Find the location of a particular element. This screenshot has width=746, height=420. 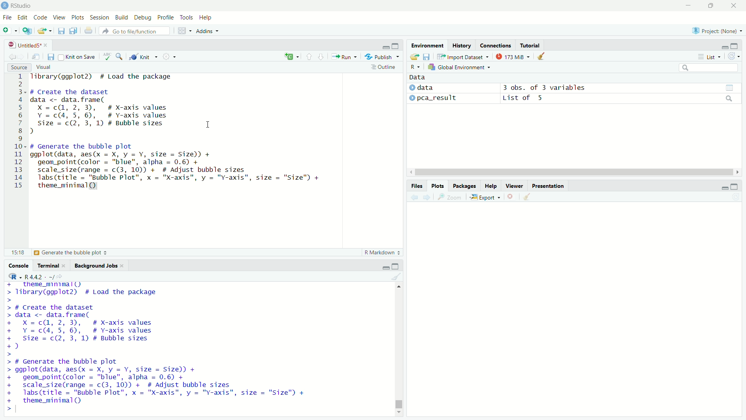

generate the bubble plot  is located at coordinates (59, 253).